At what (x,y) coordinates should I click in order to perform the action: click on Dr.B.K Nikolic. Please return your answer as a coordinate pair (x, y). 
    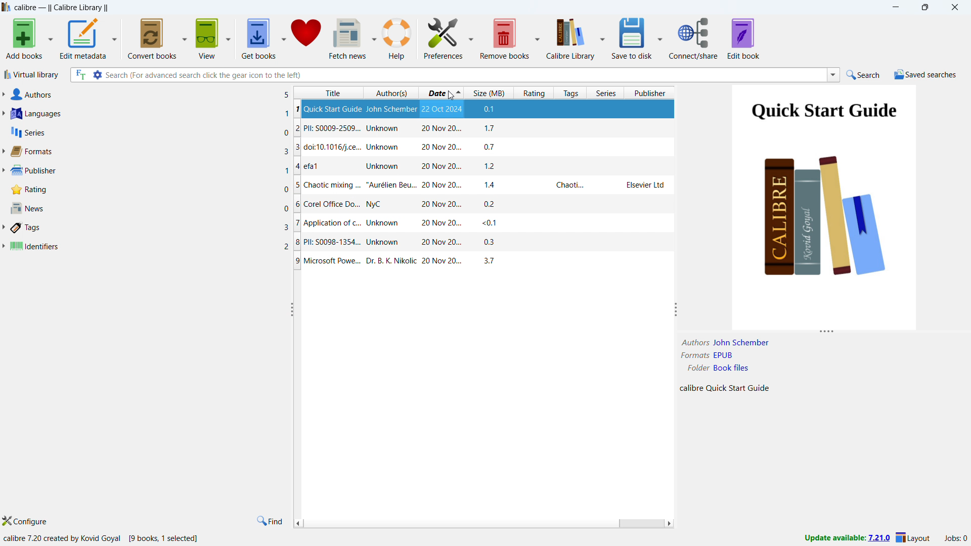
    Looking at the image, I should click on (392, 260).